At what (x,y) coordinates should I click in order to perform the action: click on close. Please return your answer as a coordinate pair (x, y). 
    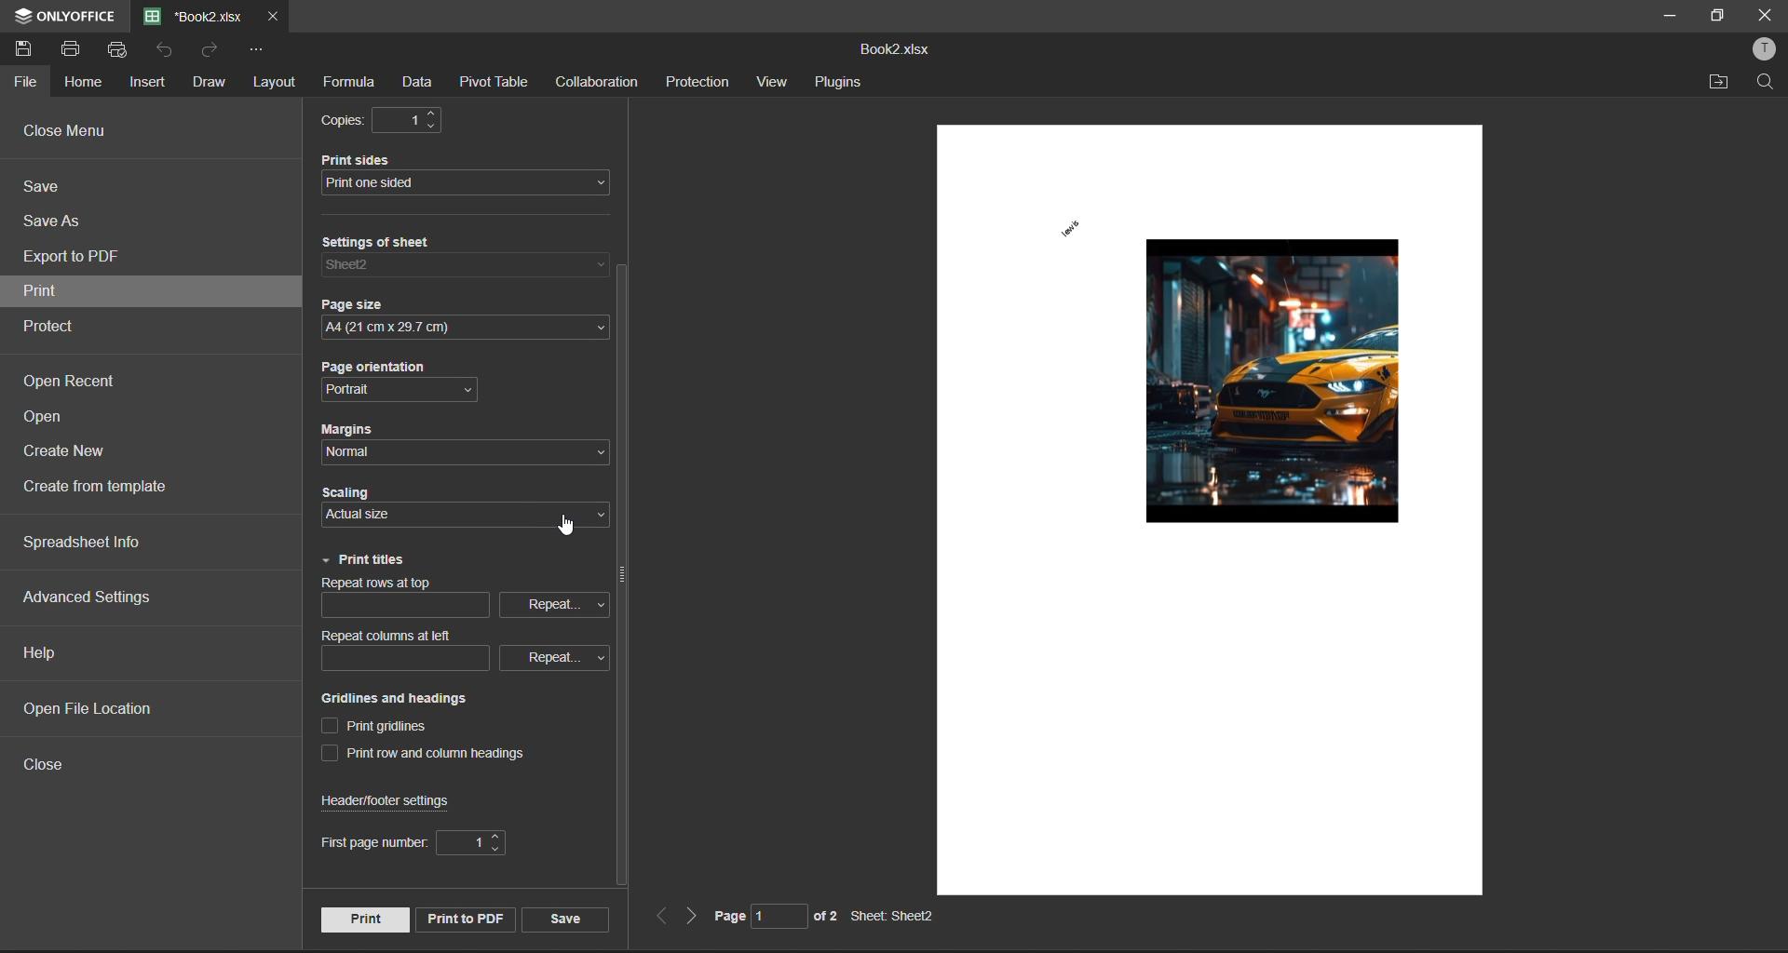
    Looking at the image, I should click on (48, 762).